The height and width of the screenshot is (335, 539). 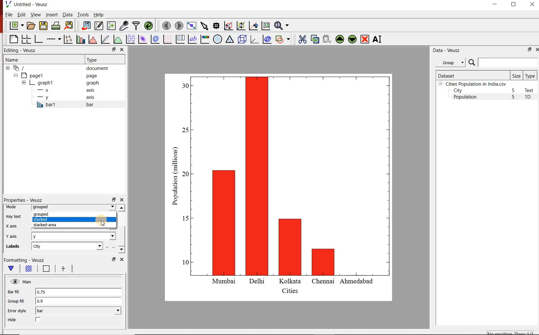 I want to click on search dataset, so click(x=503, y=63).